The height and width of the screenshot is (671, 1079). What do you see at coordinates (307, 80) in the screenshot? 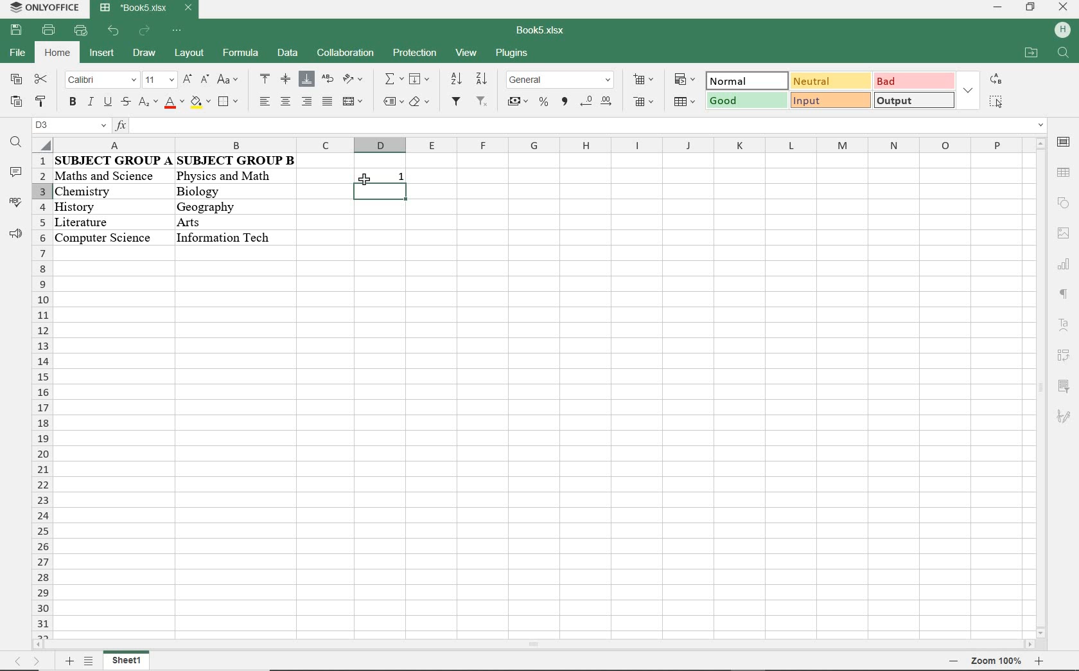
I see `align bottom` at bounding box center [307, 80].